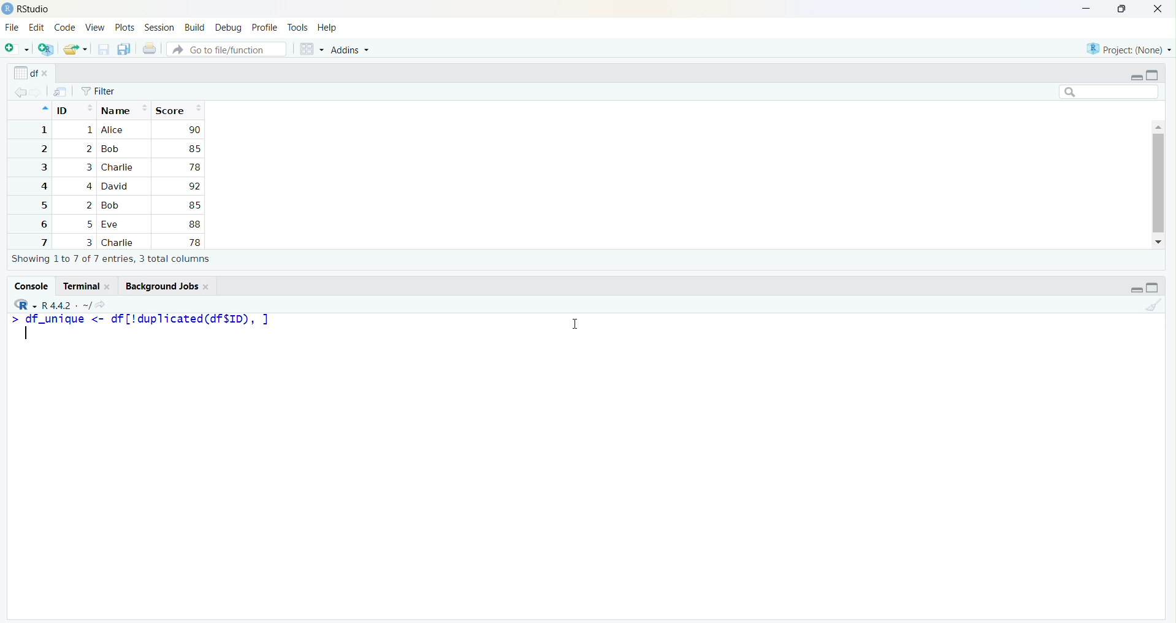 The image size is (1176, 623). I want to click on Name, so click(124, 109).